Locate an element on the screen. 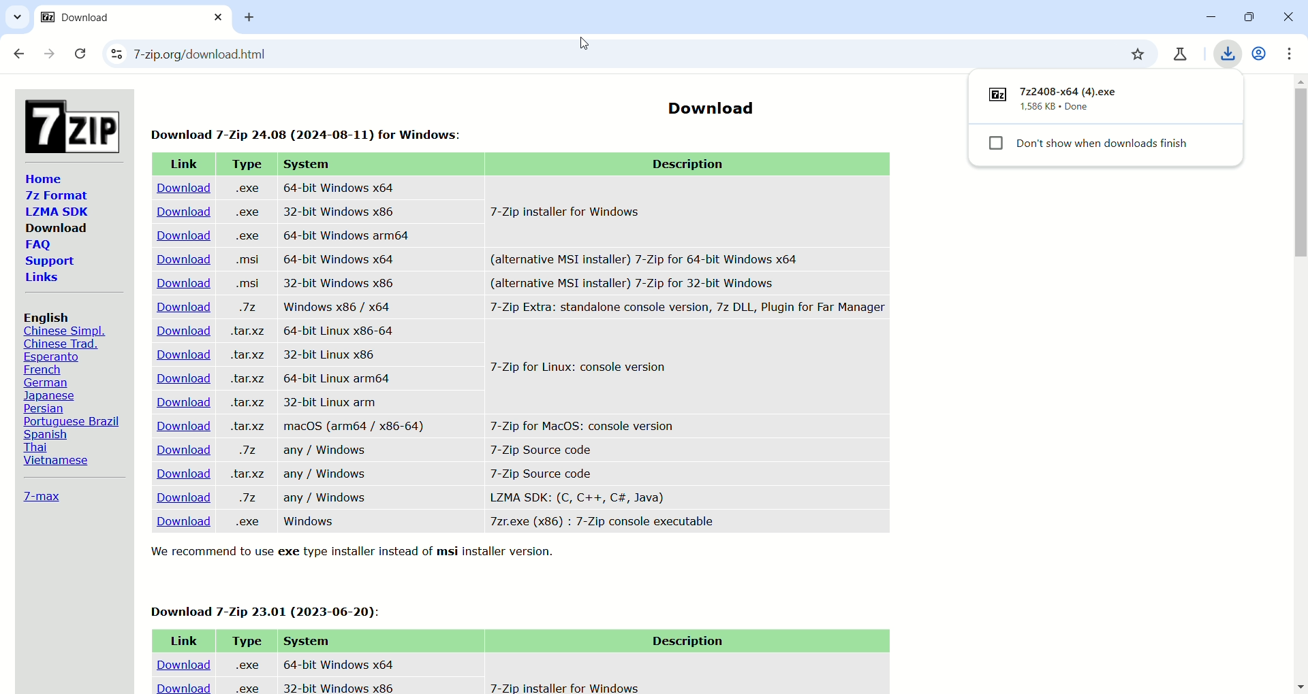 The width and height of the screenshot is (1308, 694). download is located at coordinates (183, 686).